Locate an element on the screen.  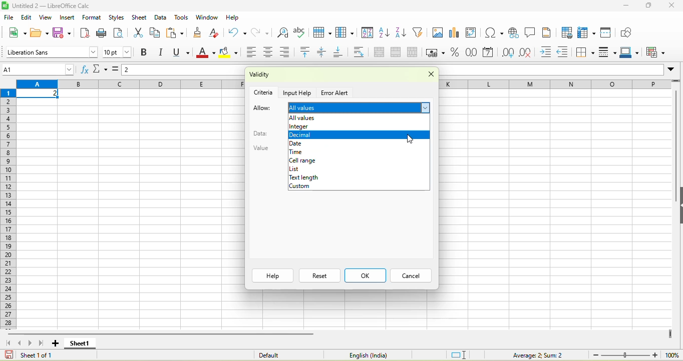
cell range is located at coordinates (358, 161).